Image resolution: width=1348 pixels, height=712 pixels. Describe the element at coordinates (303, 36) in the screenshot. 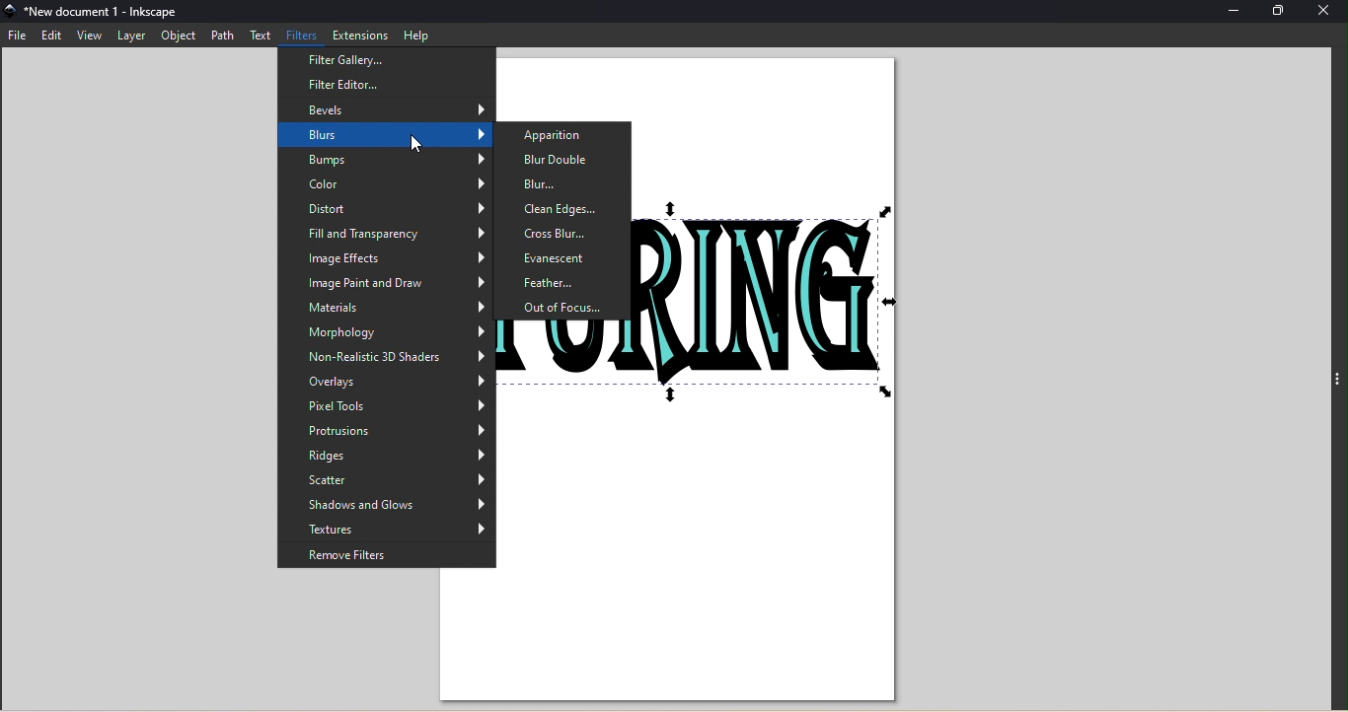

I see `Filters` at that location.